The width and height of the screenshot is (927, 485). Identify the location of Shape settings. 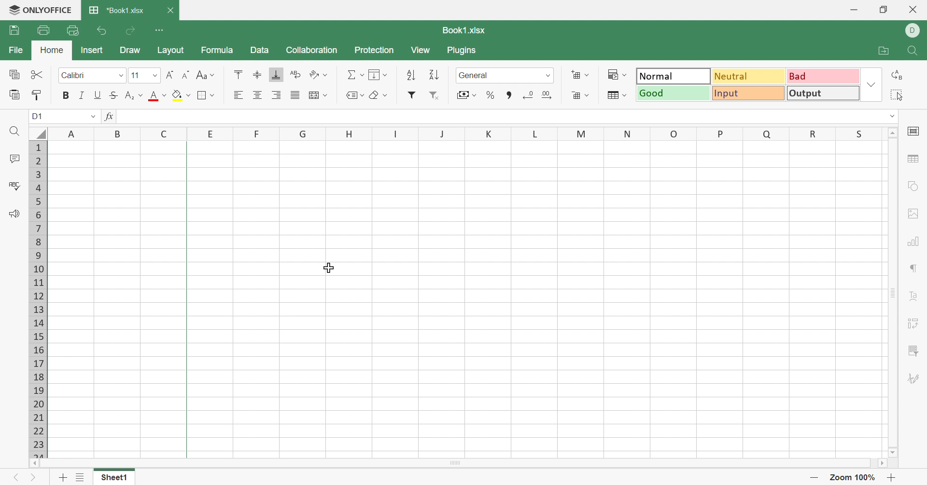
(915, 186).